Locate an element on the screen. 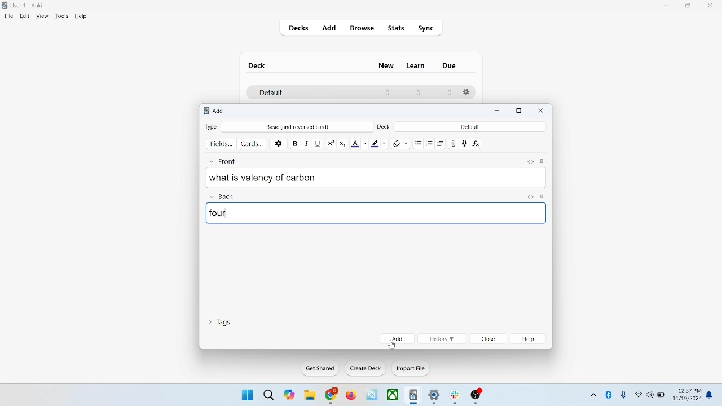 This screenshot has height=406, width=722. bold is located at coordinates (294, 142).